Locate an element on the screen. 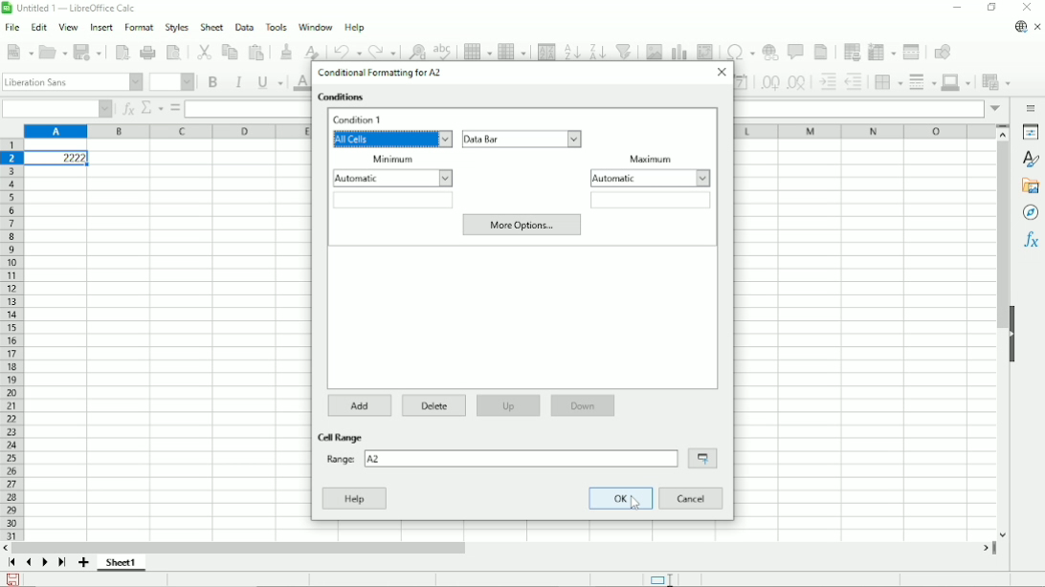 This screenshot has width=1045, height=587. Insert is located at coordinates (102, 27).